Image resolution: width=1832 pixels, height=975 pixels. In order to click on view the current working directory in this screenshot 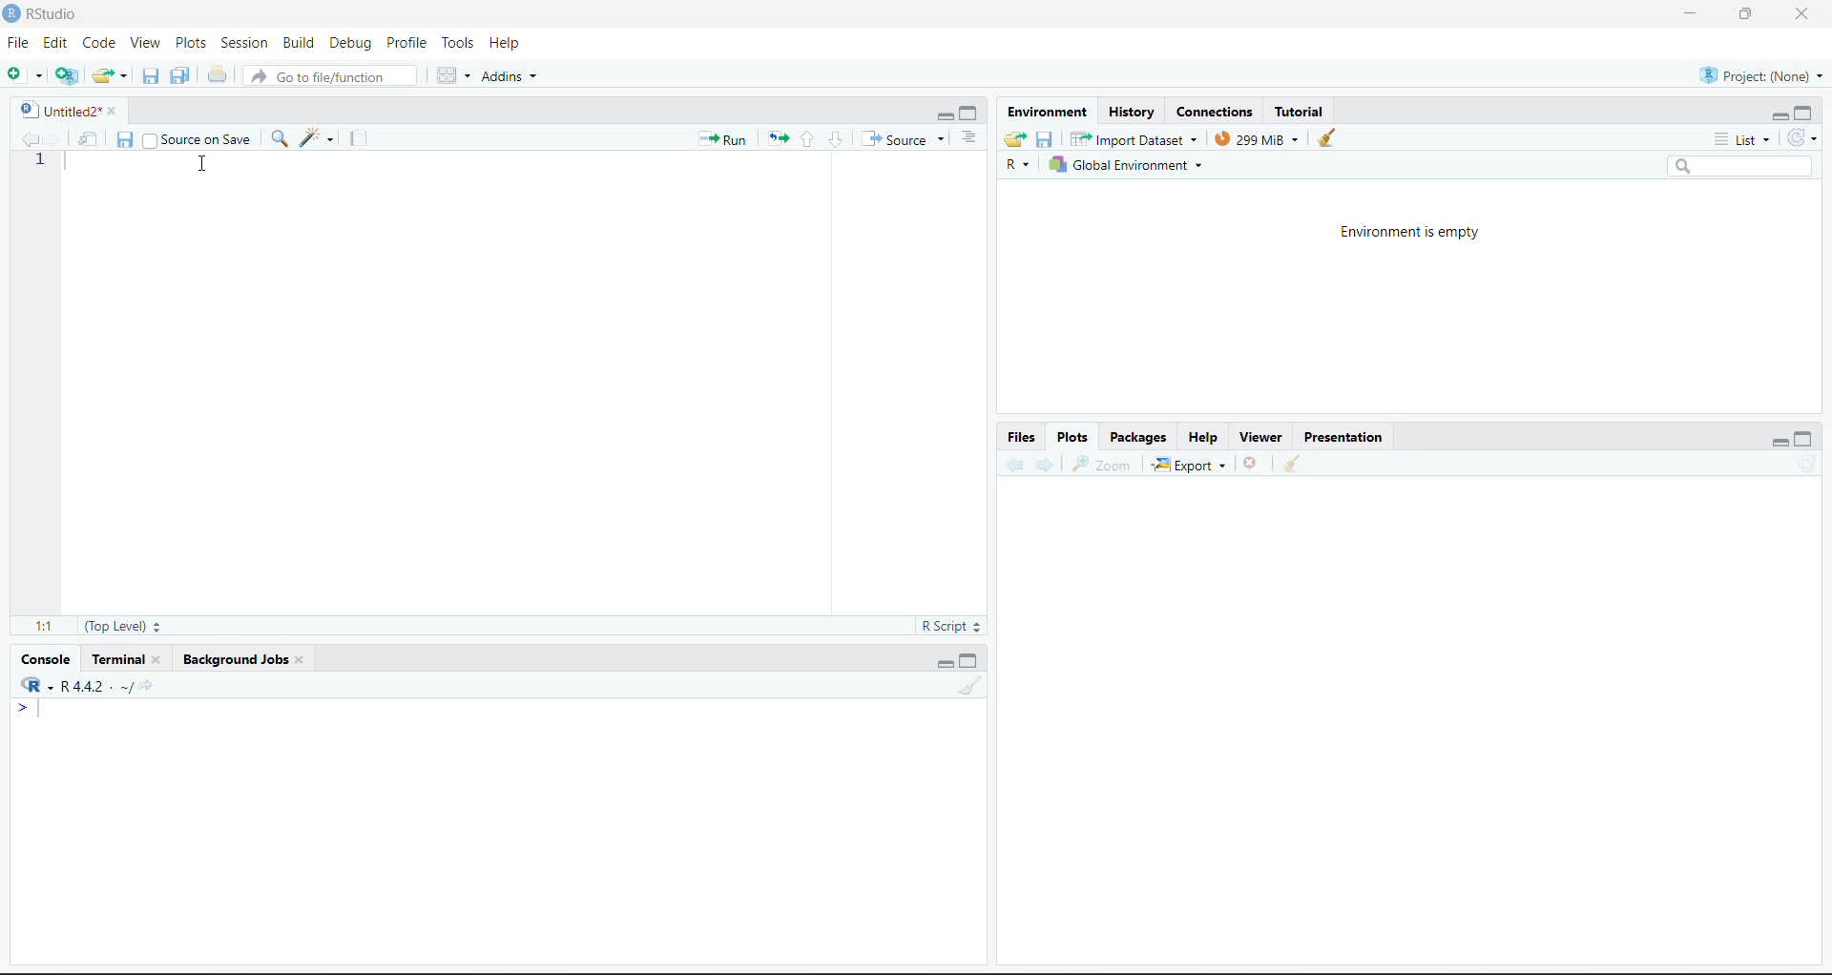, I will do `click(148, 684)`.